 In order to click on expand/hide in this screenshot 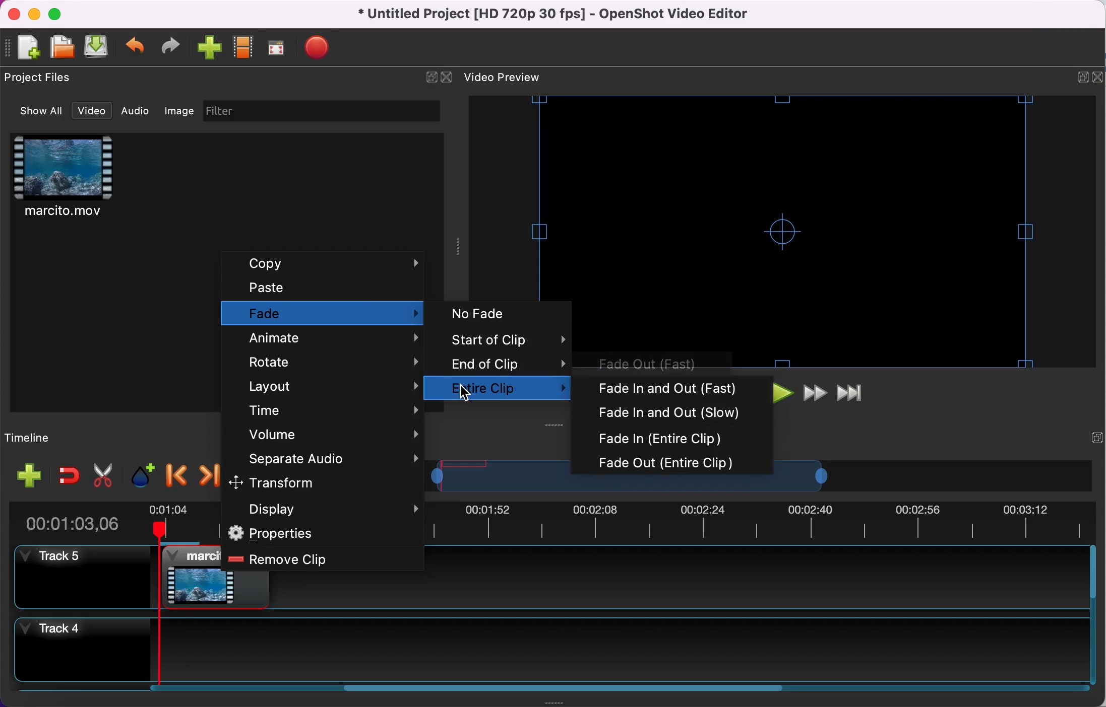, I will do `click(1065, 77)`.